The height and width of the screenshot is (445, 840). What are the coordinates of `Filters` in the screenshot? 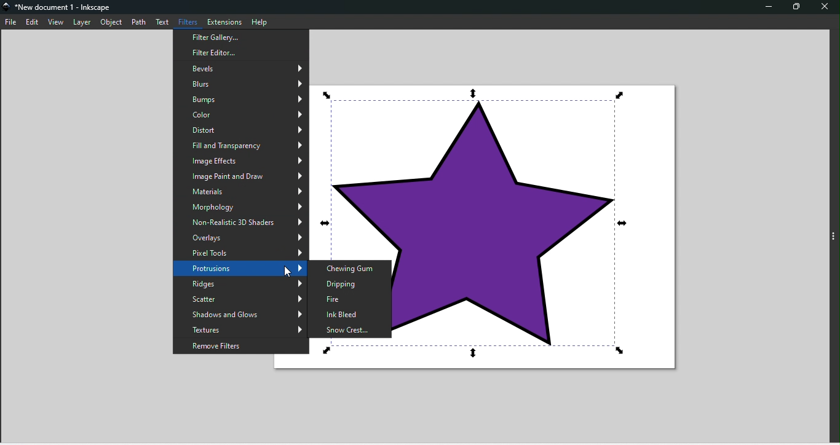 It's located at (190, 22).